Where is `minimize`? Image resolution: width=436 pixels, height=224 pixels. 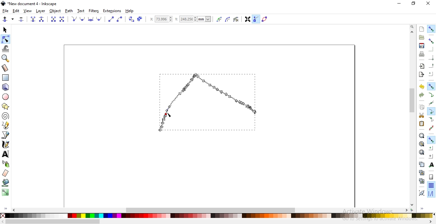
minimize is located at coordinates (400, 3).